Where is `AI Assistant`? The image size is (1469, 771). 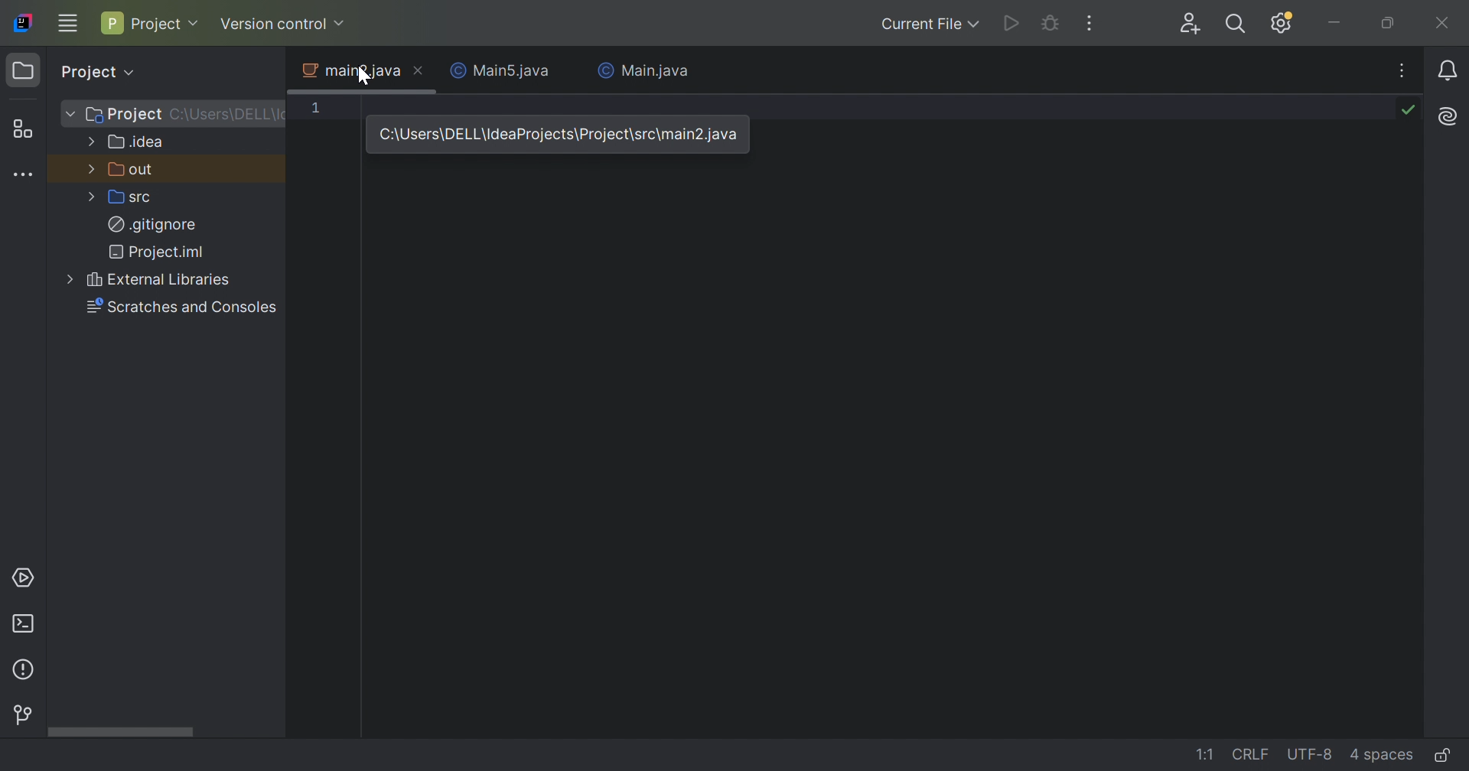
AI Assistant is located at coordinates (1448, 116).